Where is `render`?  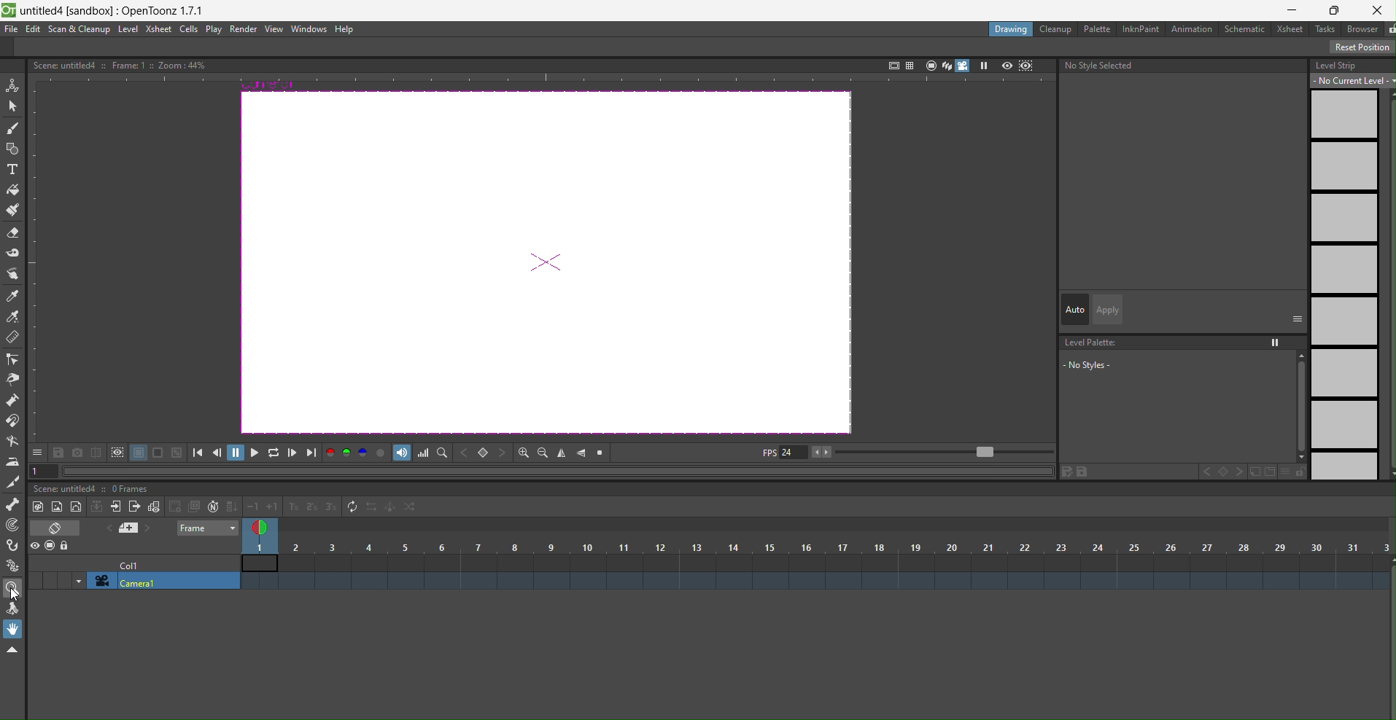 render is located at coordinates (244, 30).